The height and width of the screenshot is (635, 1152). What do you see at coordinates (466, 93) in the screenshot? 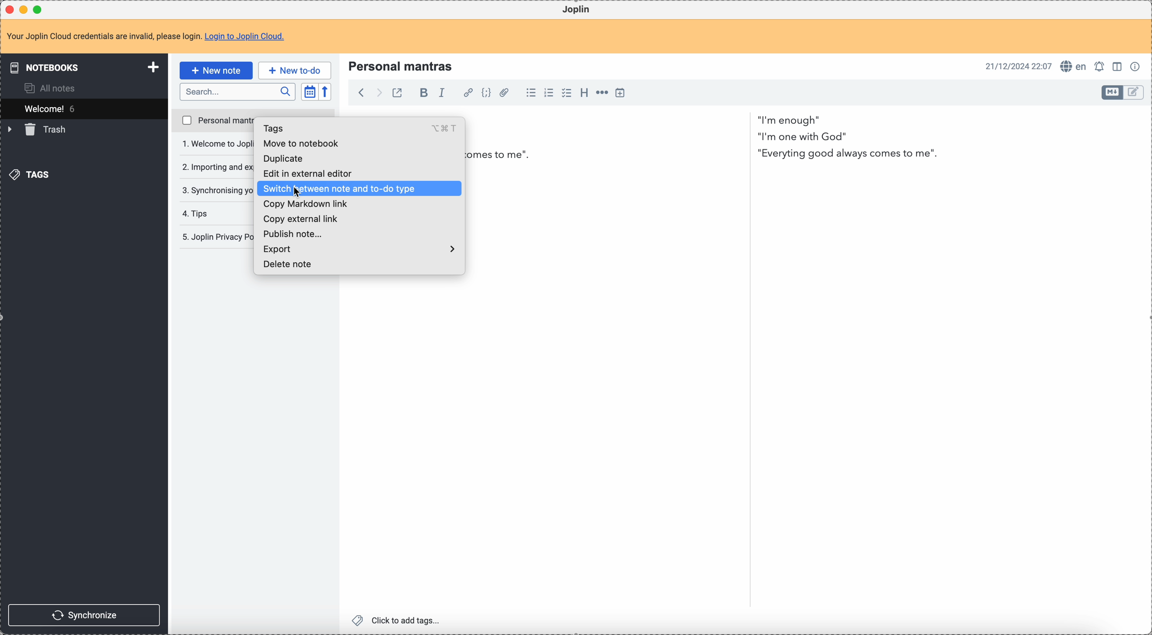
I see `hyperlink` at bounding box center [466, 93].